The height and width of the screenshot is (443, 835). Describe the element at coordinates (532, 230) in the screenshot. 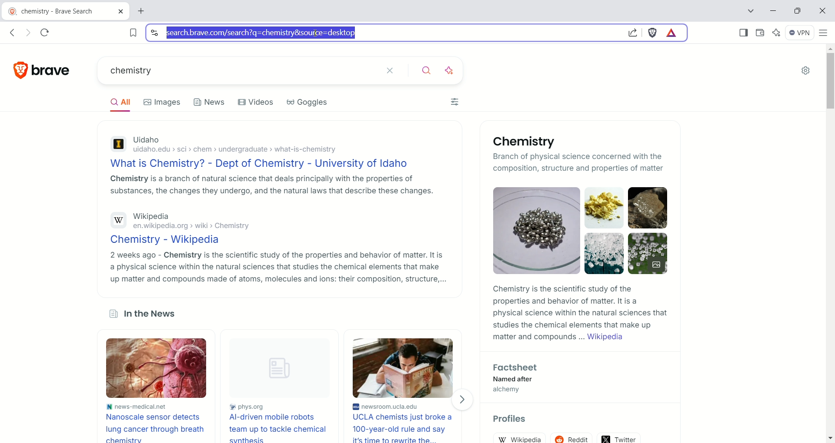

I see `images of chemical compounds` at that location.